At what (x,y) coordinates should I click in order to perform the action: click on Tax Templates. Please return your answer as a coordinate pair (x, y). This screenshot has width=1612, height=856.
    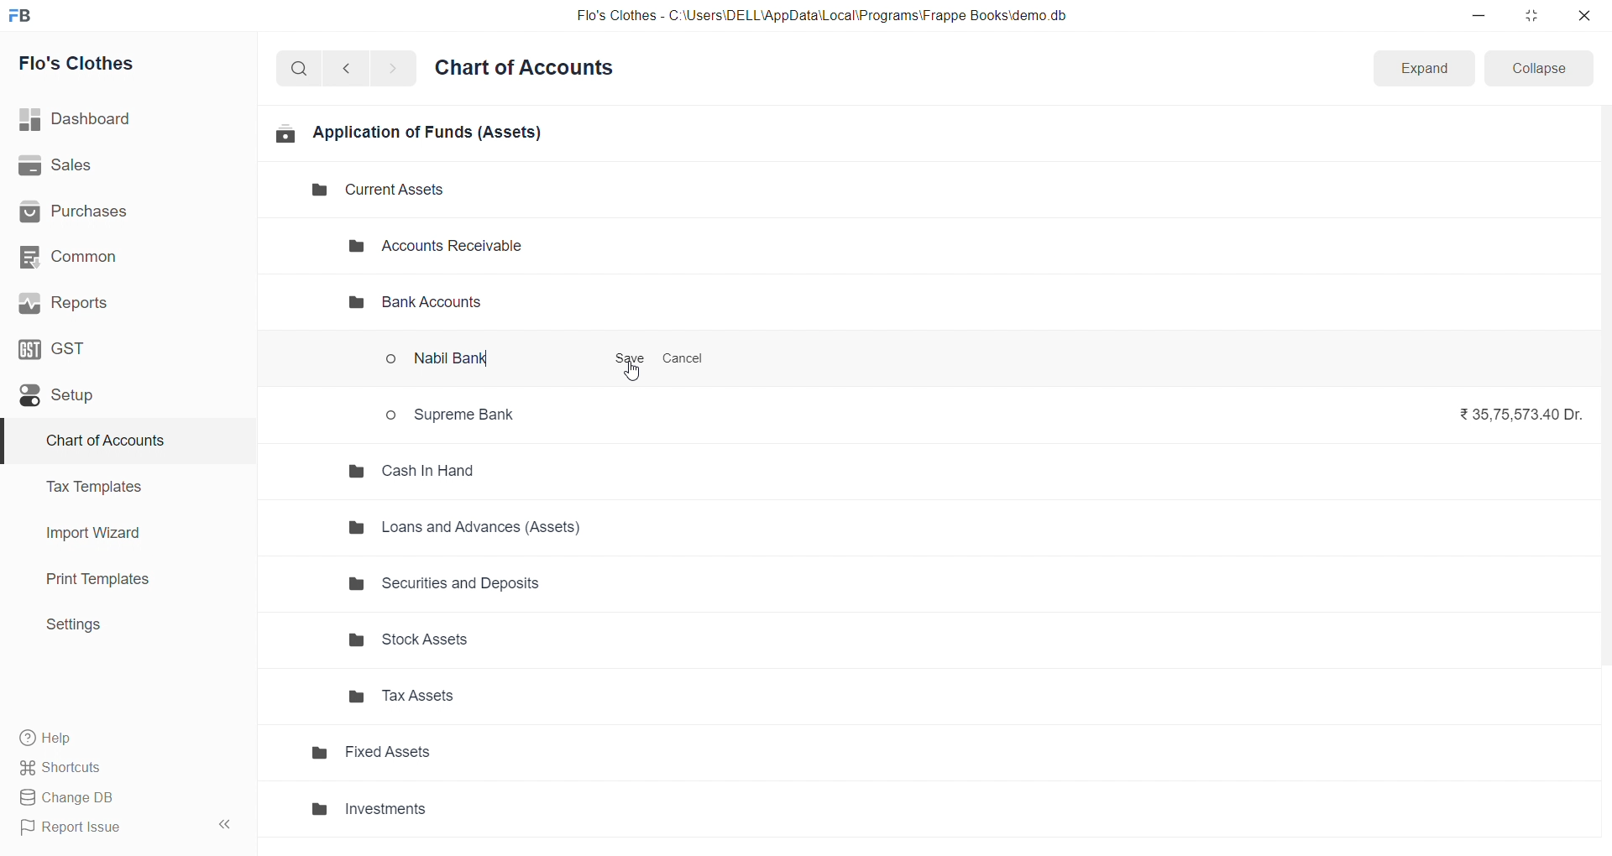
    Looking at the image, I should click on (118, 487).